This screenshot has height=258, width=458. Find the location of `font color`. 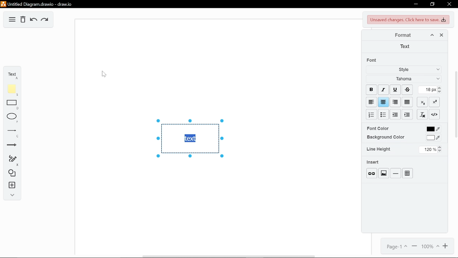

font color is located at coordinates (377, 128).